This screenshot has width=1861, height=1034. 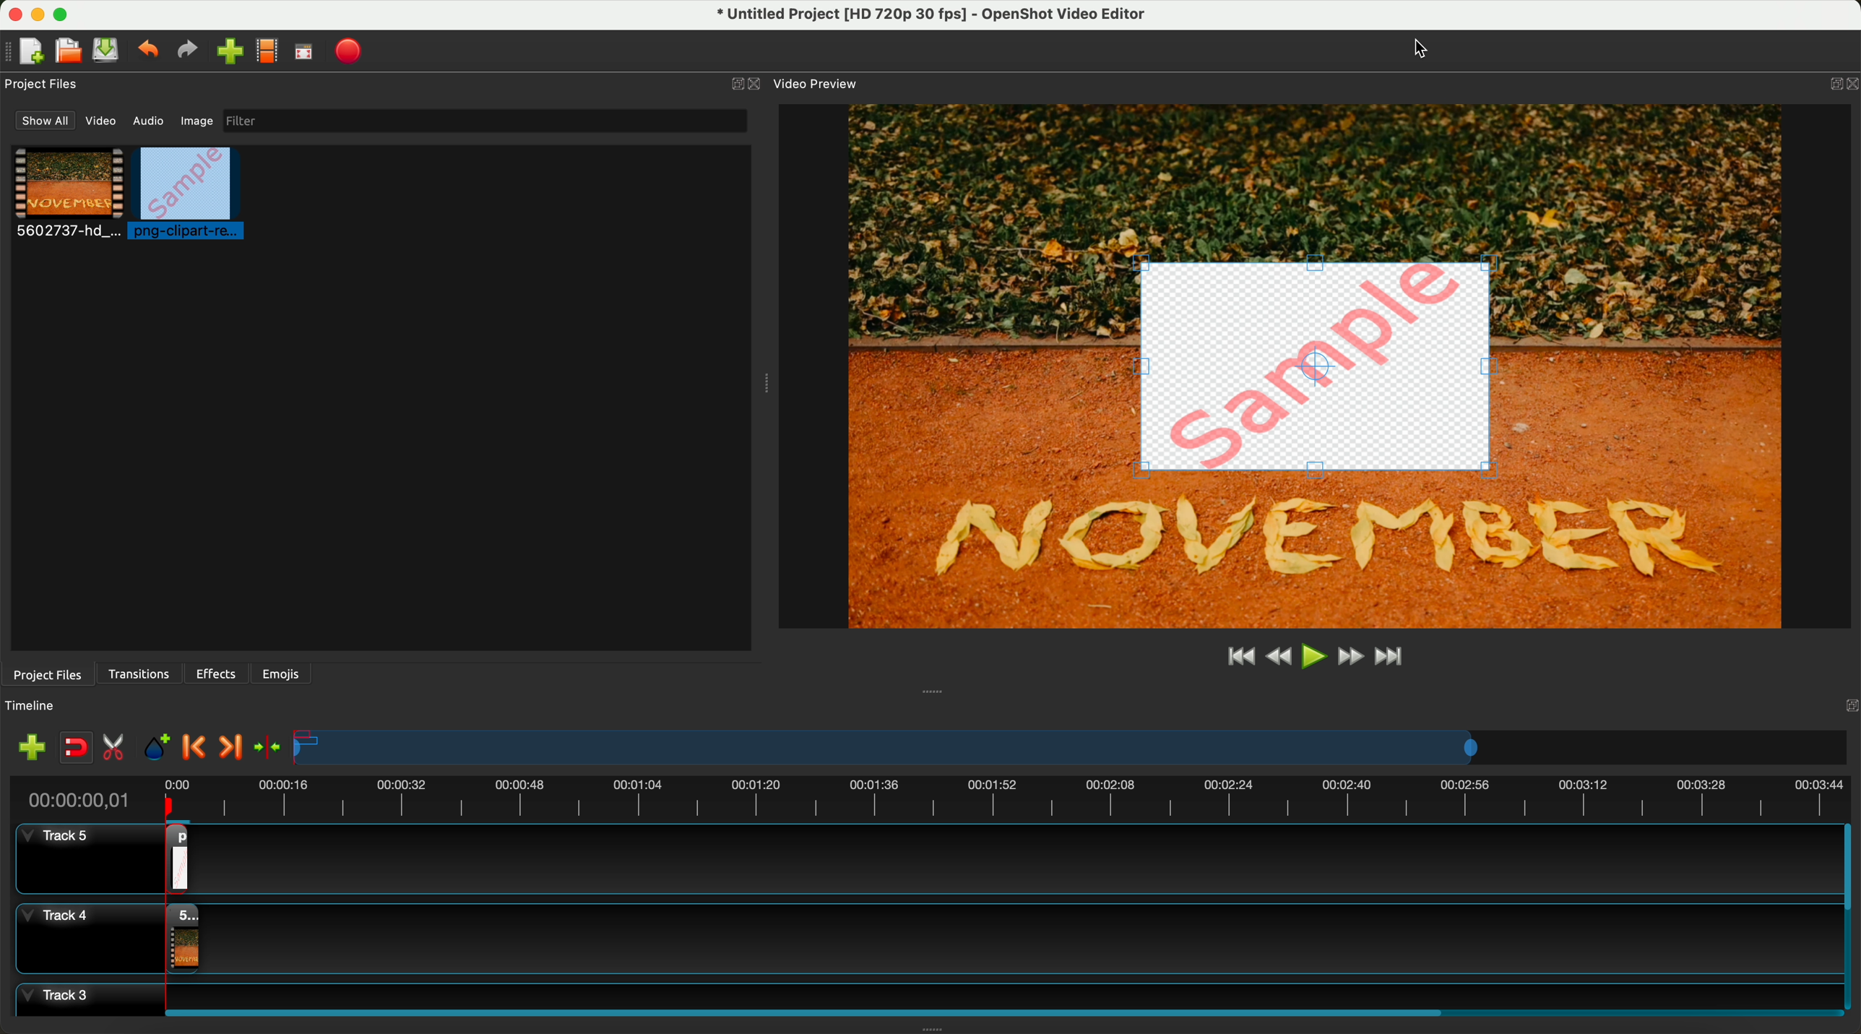 What do you see at coordinates (150, 52) in the screenshot?
I see `undo` at bounding box center [150, 52].